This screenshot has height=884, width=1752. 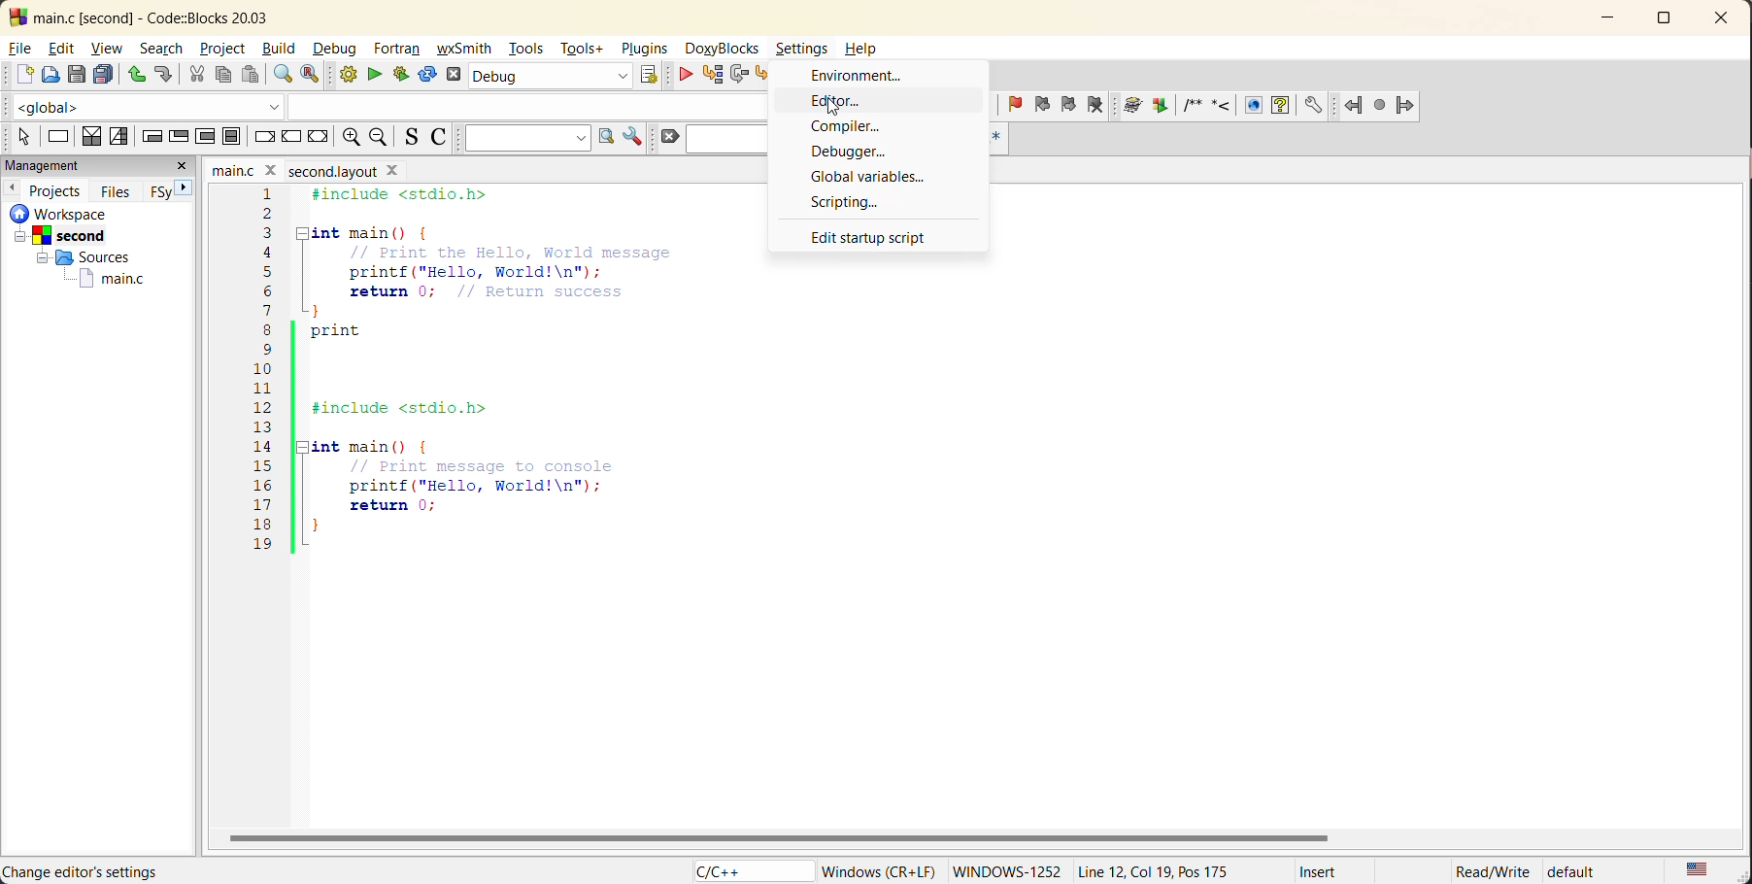 I want to click on horizontal scroll bar, so click(x=778, y=836).